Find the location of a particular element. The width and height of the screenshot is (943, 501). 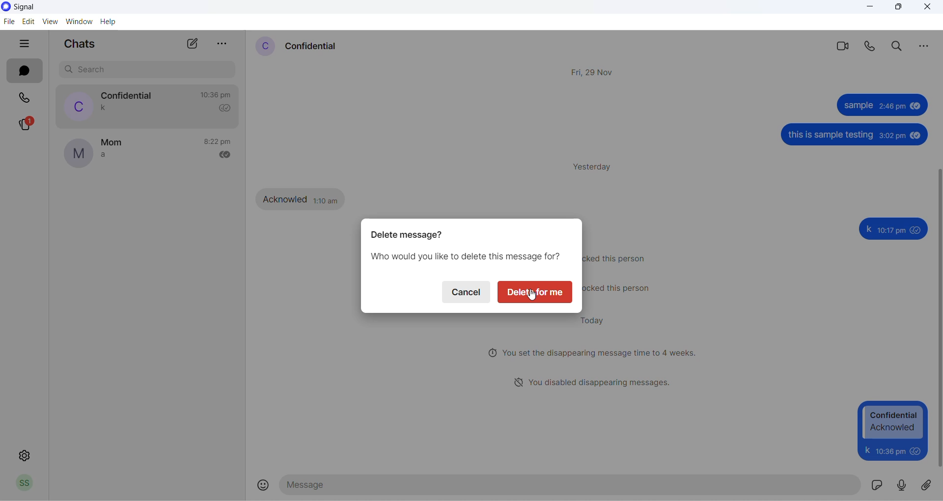

read recipient is located at coordinates (226, 154).